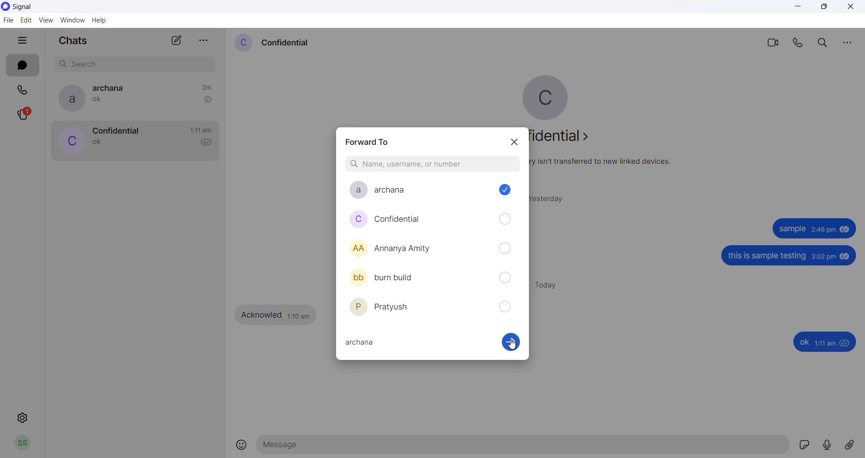 The image size is (865, 458). What do you see at coordinates (112, 88) in the screenshot?
I see `contact name` at bounding box center [112, 88].